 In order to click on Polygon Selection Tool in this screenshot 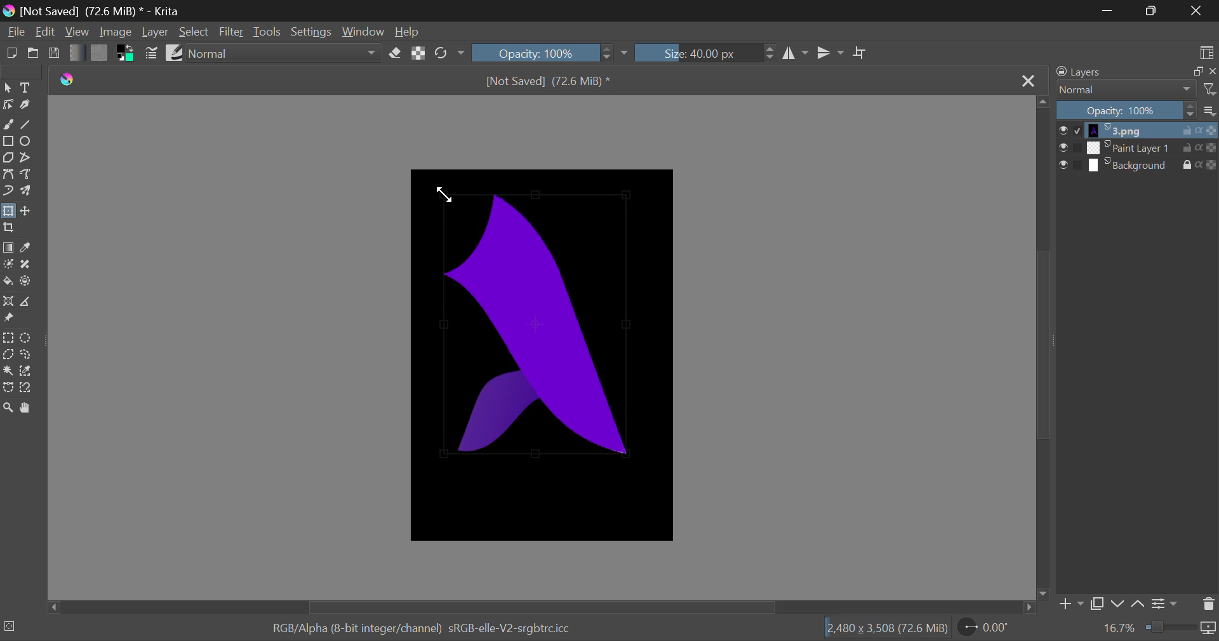, I will do `click(8, 355)`.